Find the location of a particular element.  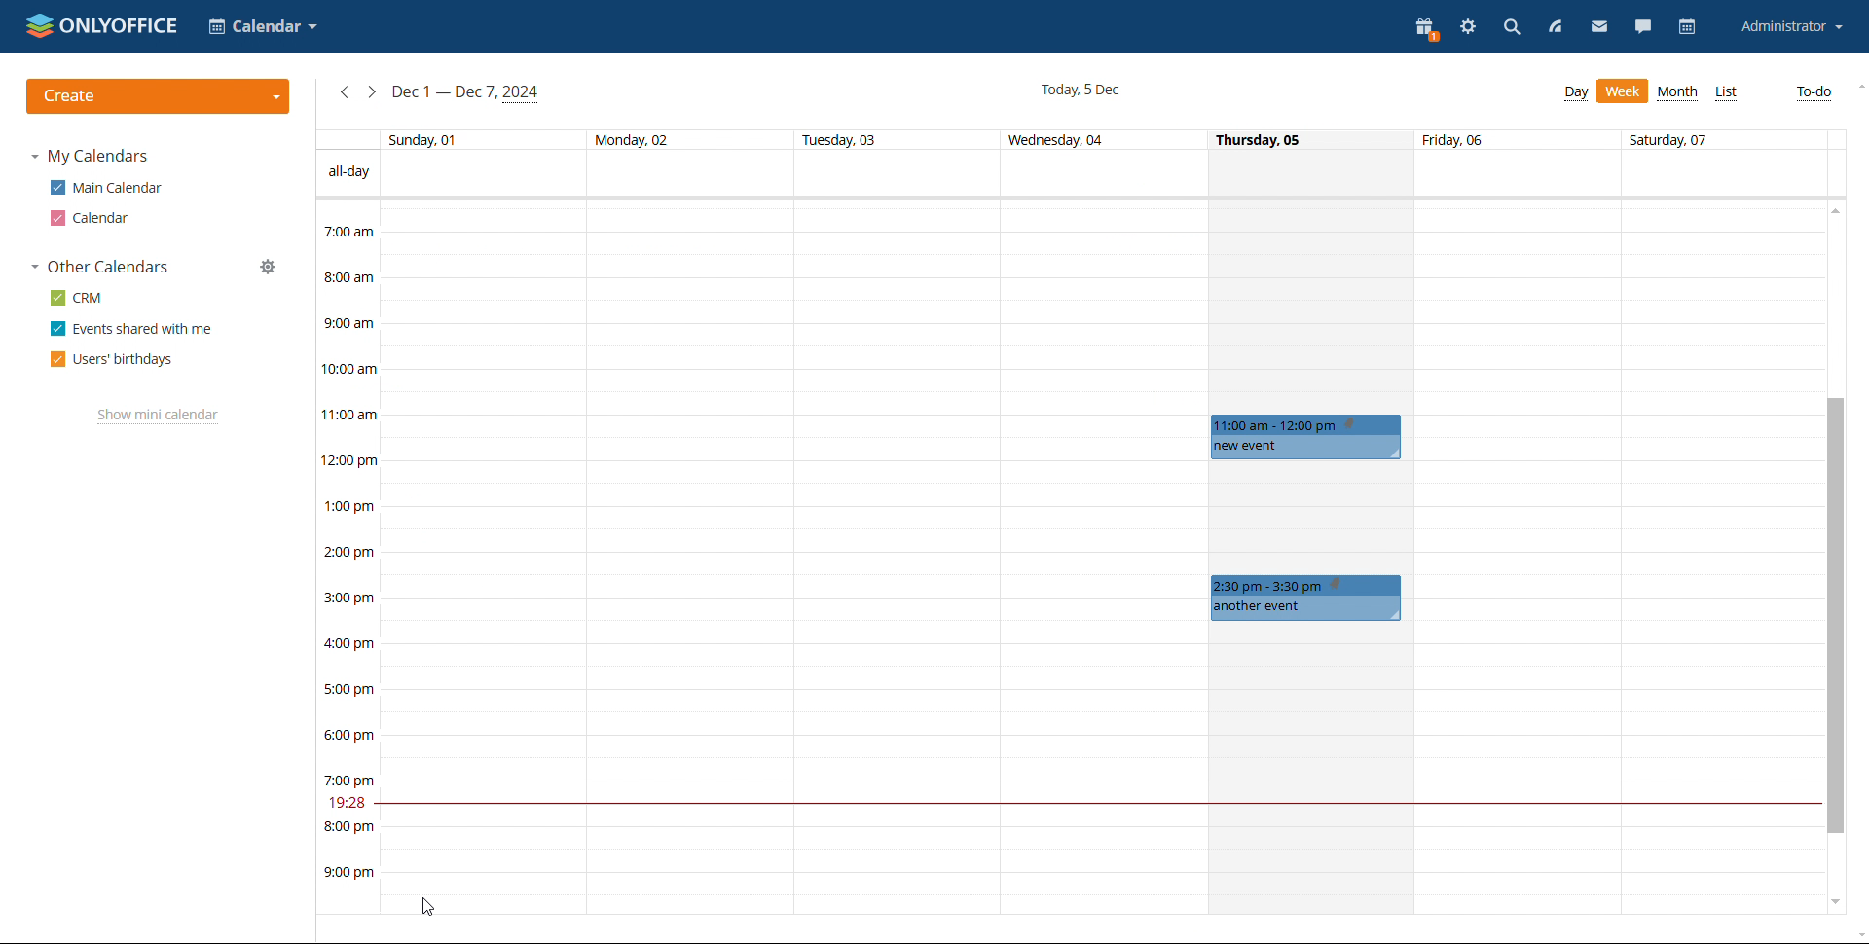

Sunday, 01 is located at coordinates (428, 139).